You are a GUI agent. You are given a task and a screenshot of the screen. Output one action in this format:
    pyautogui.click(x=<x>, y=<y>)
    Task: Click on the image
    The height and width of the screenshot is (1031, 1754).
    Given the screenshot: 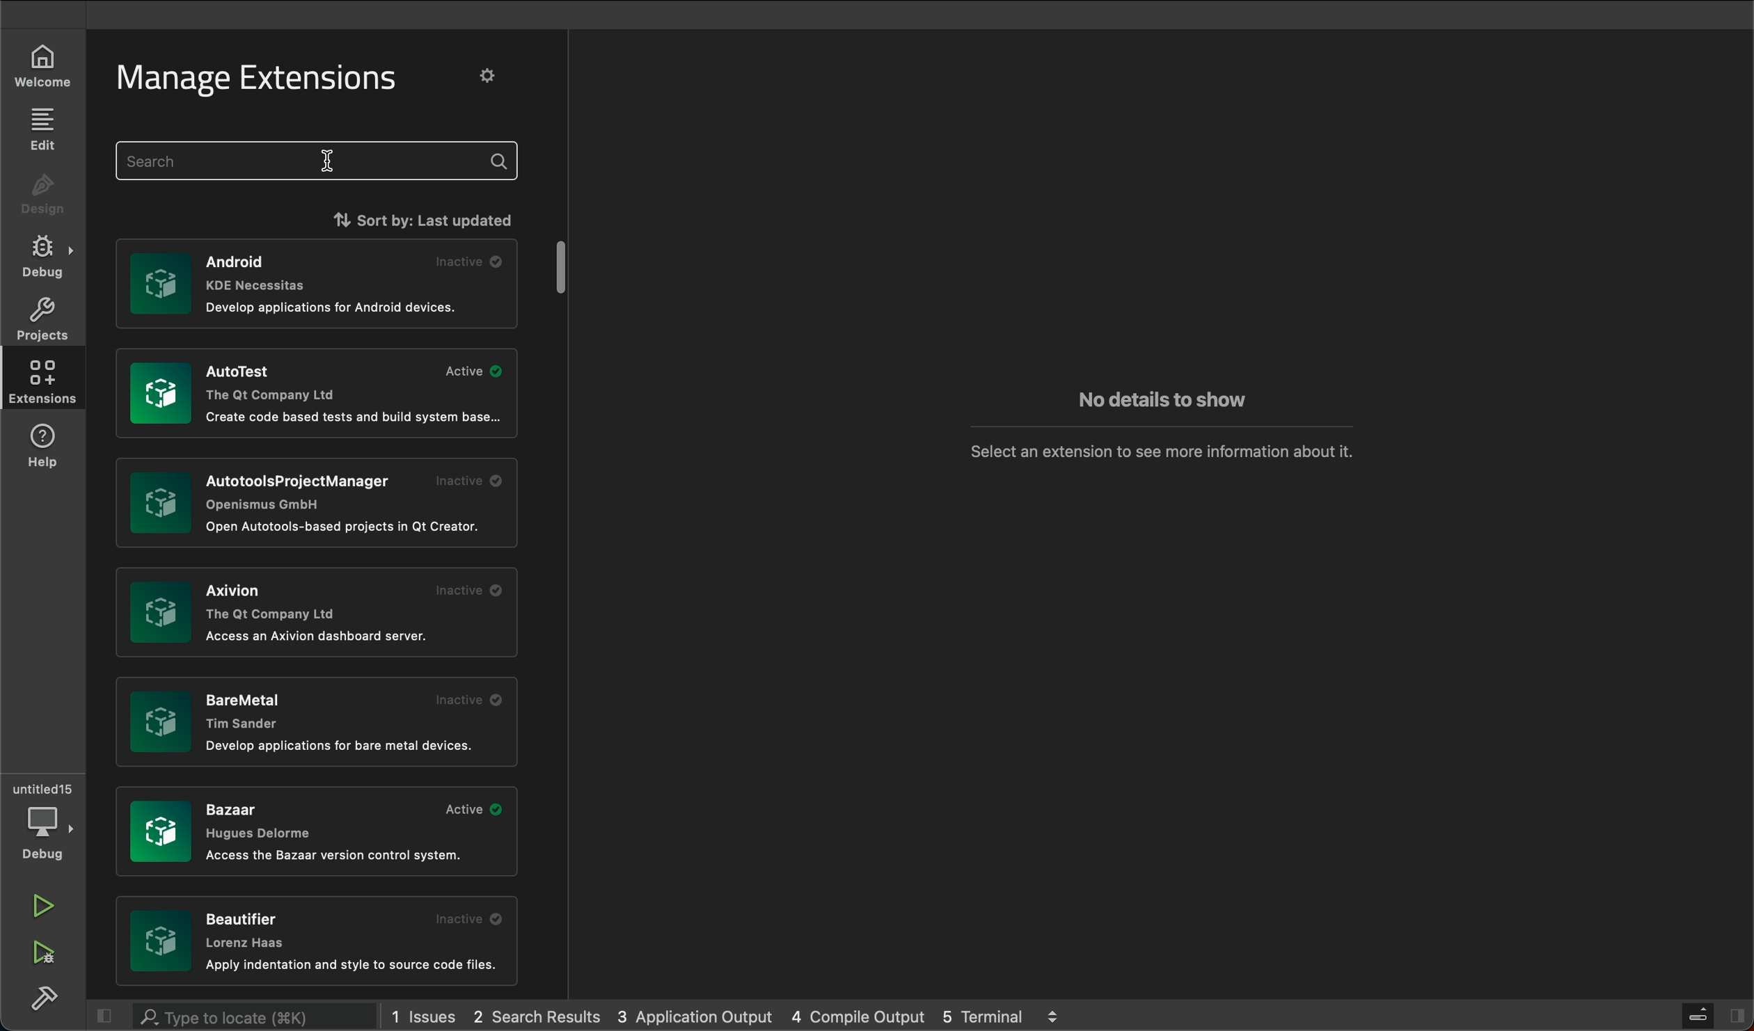 What is the action you would take?
    pyautogui.click(x=160, y=720)
    